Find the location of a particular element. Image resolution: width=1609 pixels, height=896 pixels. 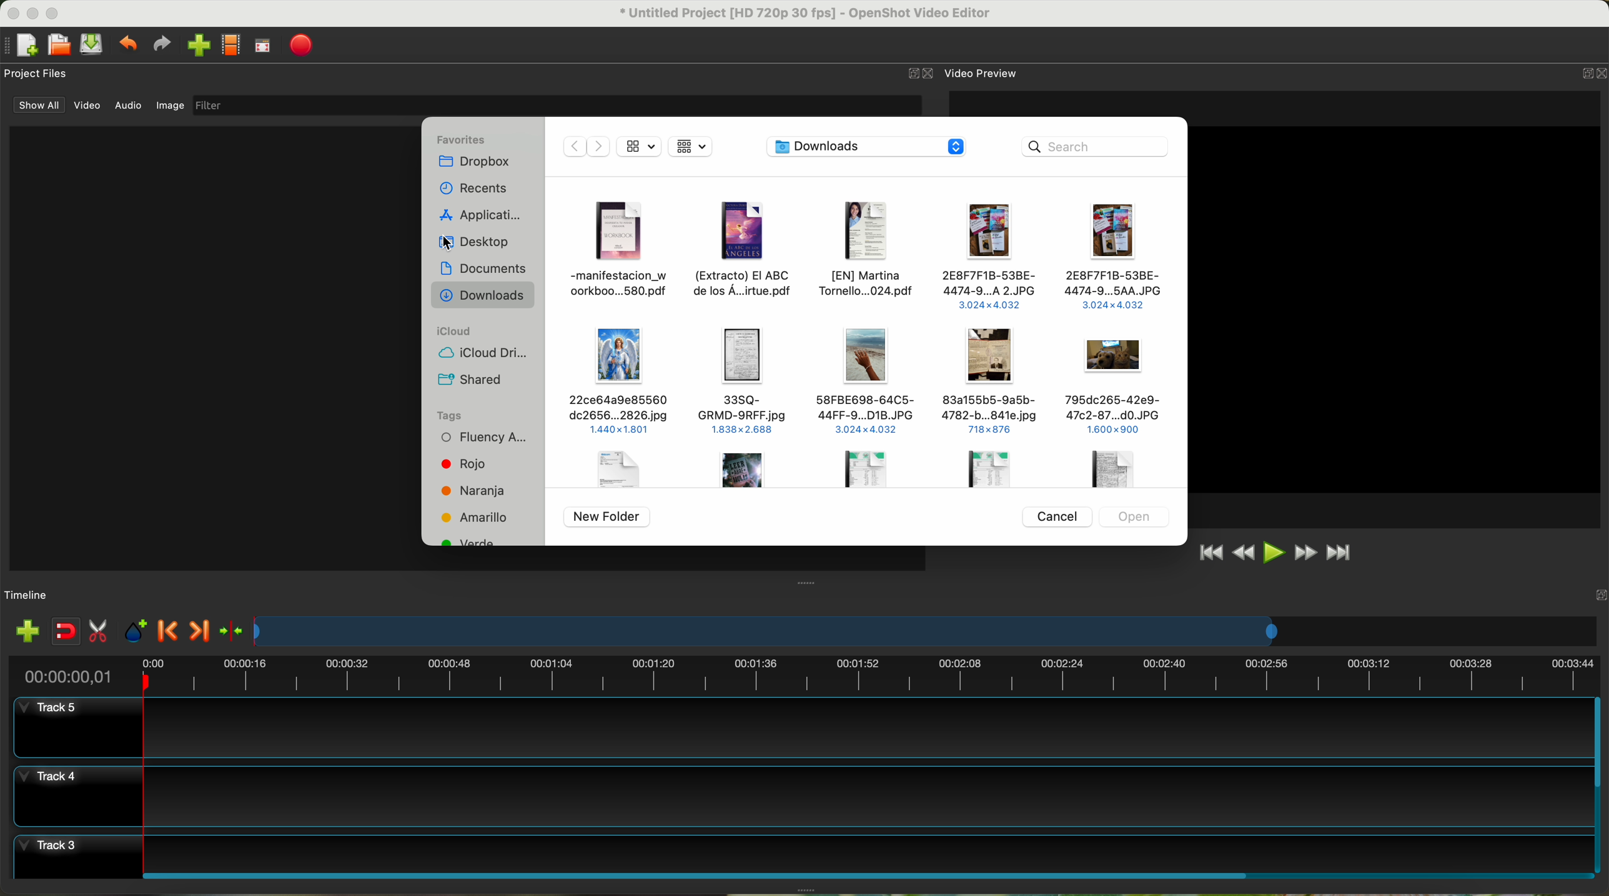

choose profile is located at coordinates (230, 46).